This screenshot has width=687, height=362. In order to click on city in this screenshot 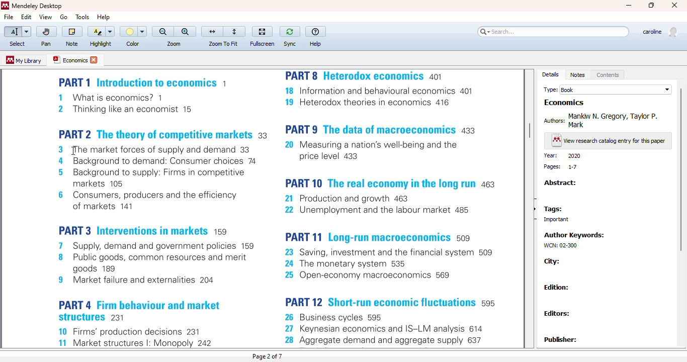, I will do `click(552, 261)`.